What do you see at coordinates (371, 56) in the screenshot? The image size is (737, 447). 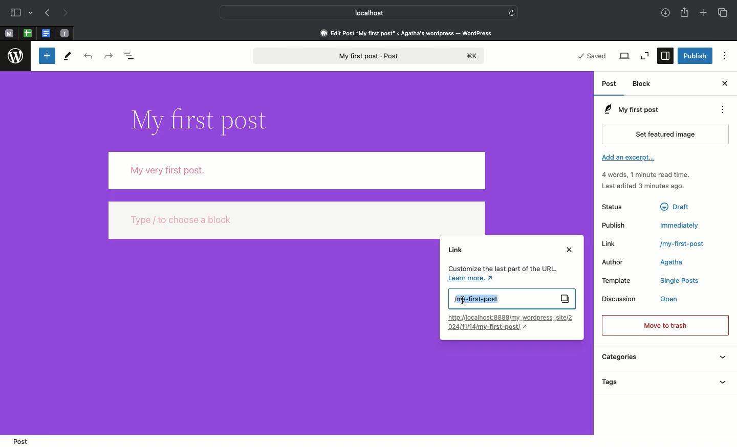 I see `My first post` at bounding box center [371, 56].